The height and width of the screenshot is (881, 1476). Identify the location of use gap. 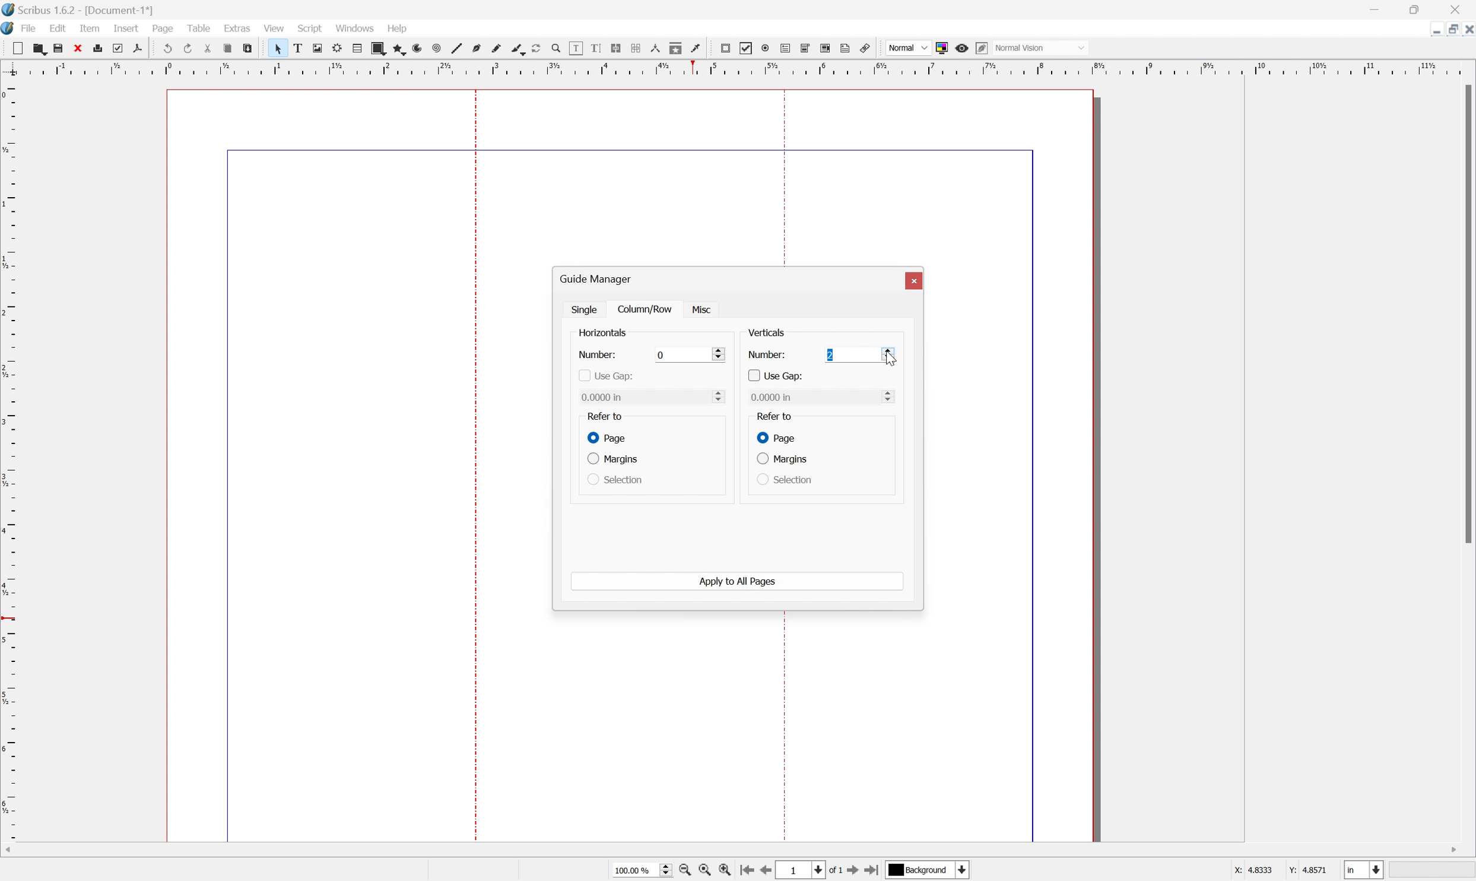
(605, 376).